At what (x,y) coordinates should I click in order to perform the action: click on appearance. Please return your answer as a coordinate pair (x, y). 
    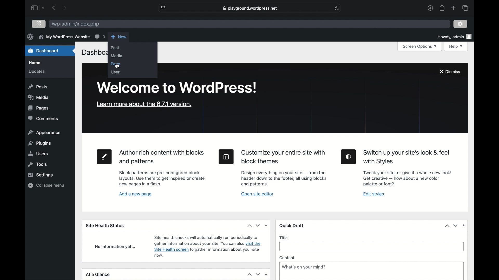
    Looking at the image, I should click on (44, 132).